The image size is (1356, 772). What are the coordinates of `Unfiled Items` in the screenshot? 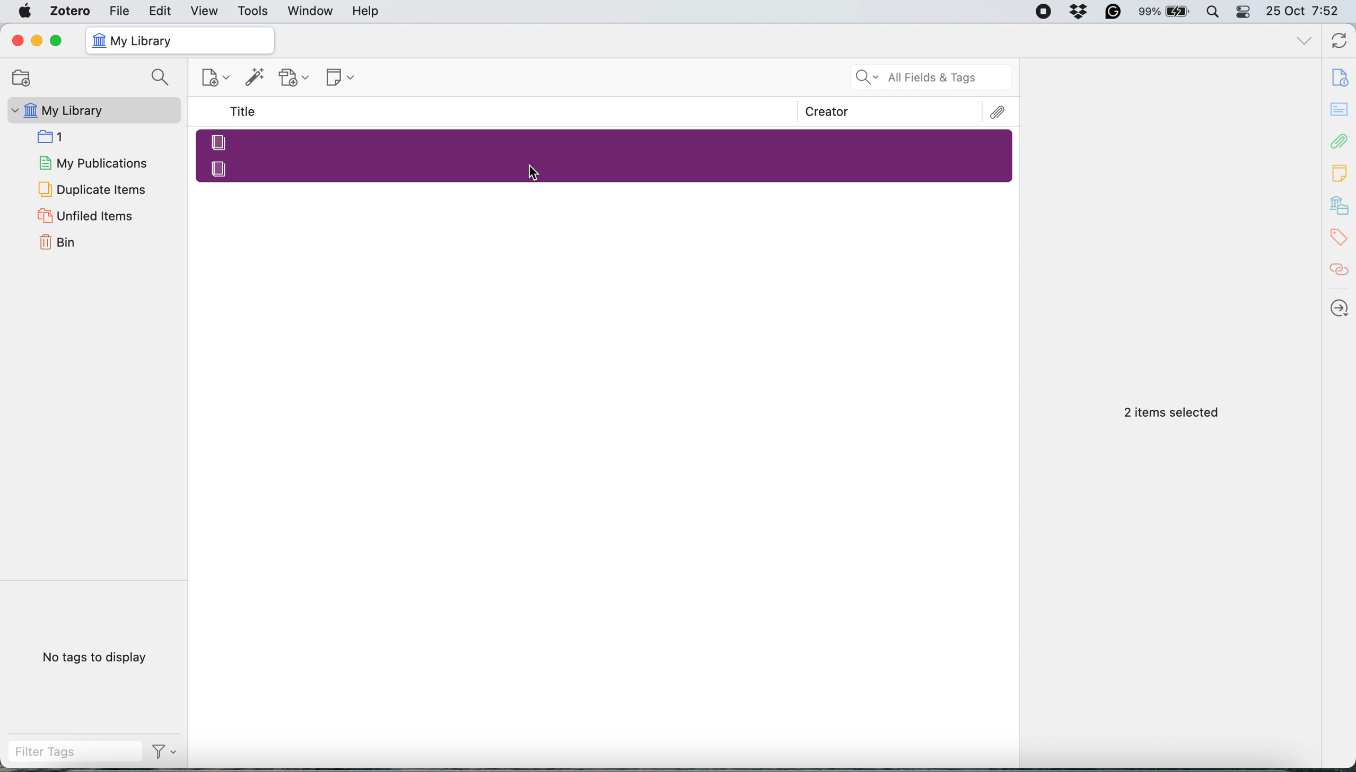 It's located at (88, 215).